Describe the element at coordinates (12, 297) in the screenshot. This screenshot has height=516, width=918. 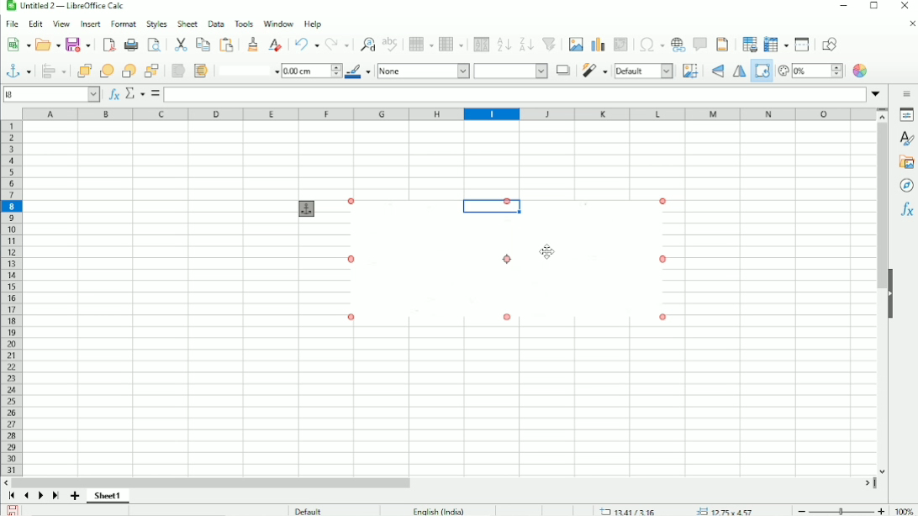
I see `Row headings` at that location.